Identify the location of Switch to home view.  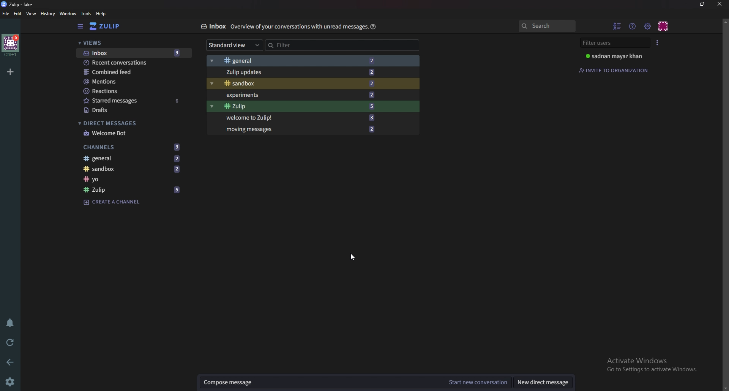
(108, 26).